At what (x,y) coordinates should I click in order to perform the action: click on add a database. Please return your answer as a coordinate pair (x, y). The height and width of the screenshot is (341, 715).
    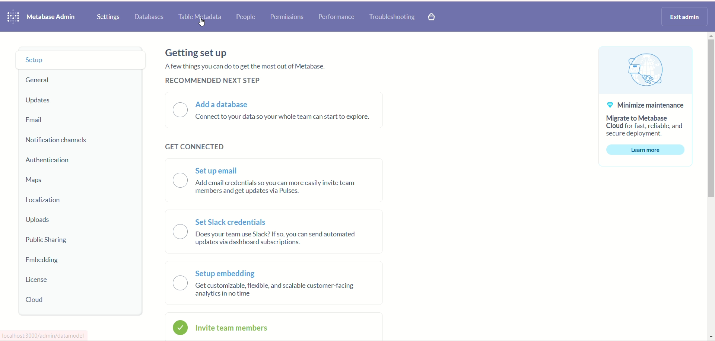
    Looking at the image, I should click on (226, 105).